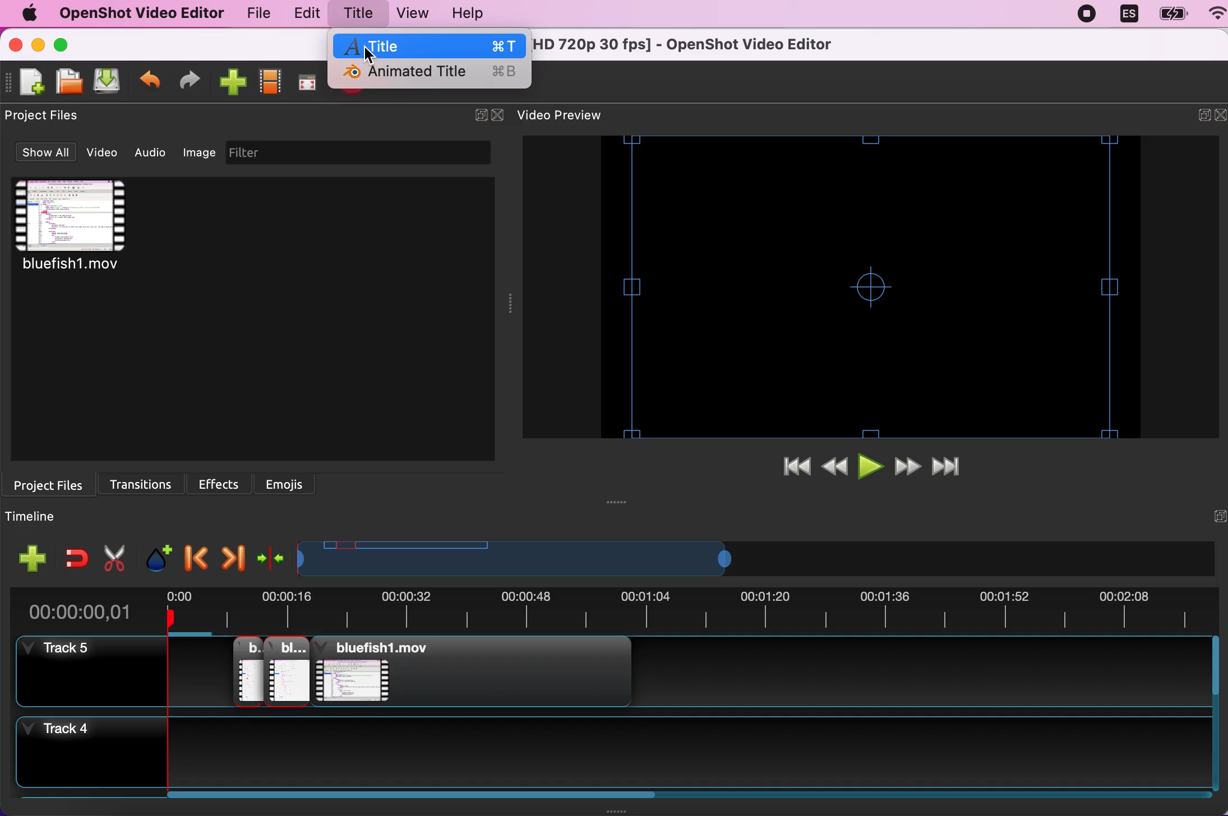  What do you see at coordinates (232, 555) in the screenshot?
I see `next marker` at bounding box center [232, 555].